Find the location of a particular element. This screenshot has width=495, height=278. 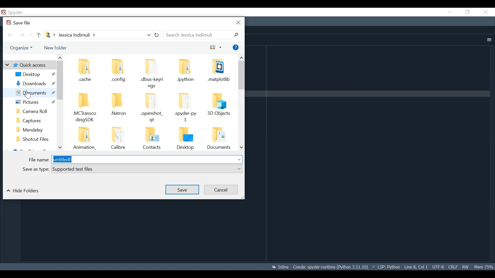

More Options is located at coordinates (488, 40).